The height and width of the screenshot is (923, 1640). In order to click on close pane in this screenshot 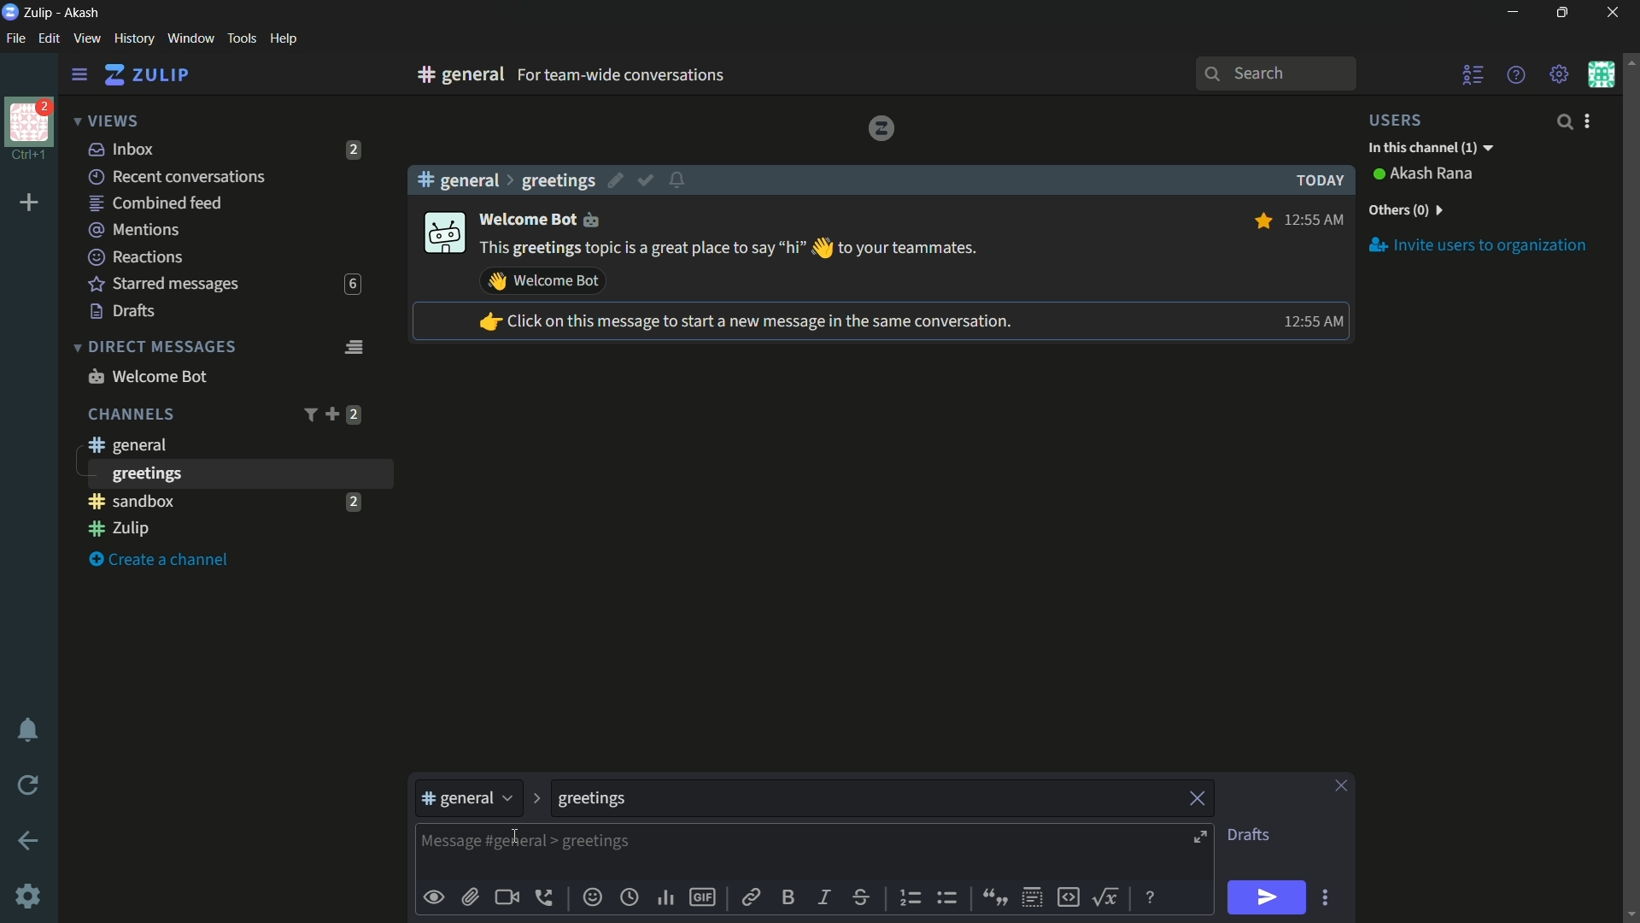, I will do `click(1341, 787)`.